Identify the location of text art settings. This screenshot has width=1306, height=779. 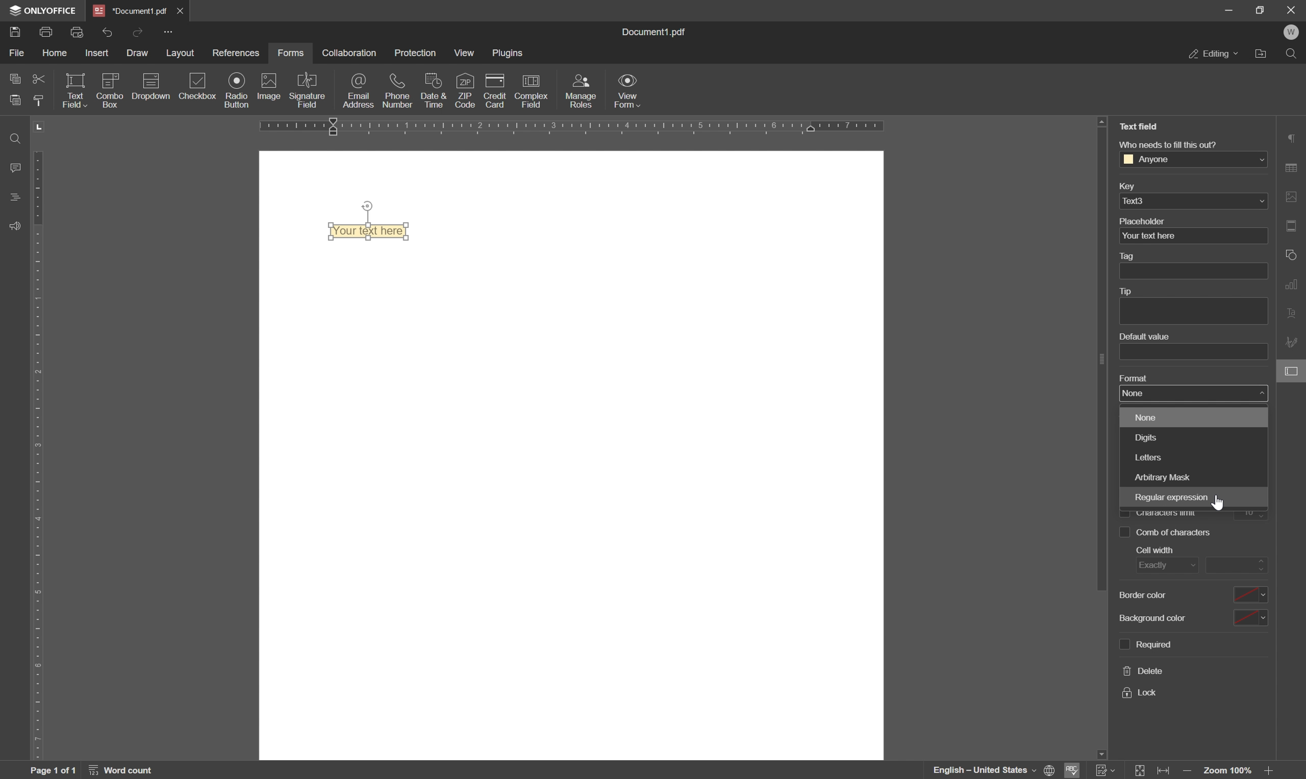
(1294, 315).